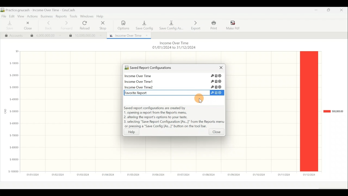 The height and width of the screenshot is (196, 348). Describe the element at coordinates (213, 25) in the screenshot. I see `Print` at that location.